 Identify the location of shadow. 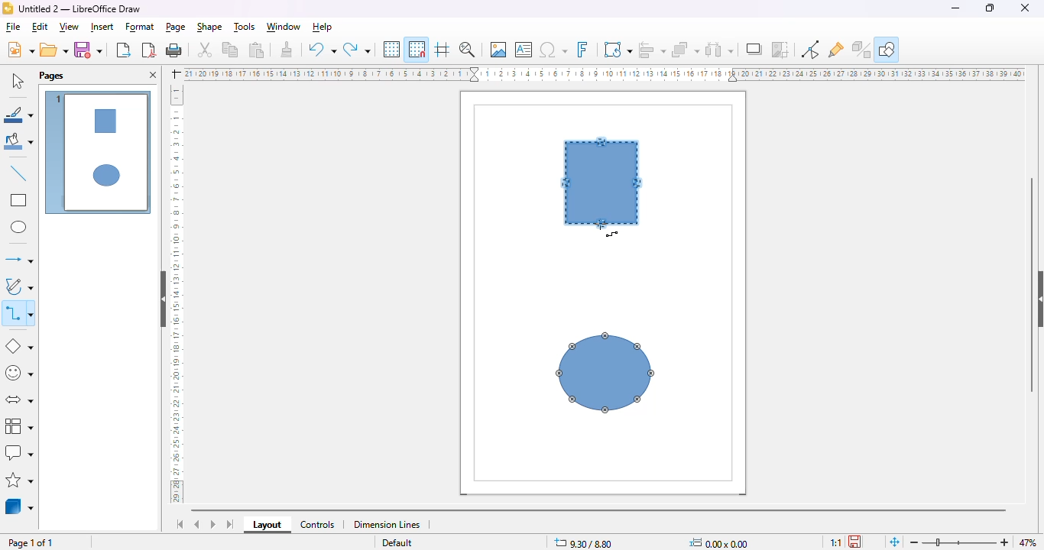
(755, 50).